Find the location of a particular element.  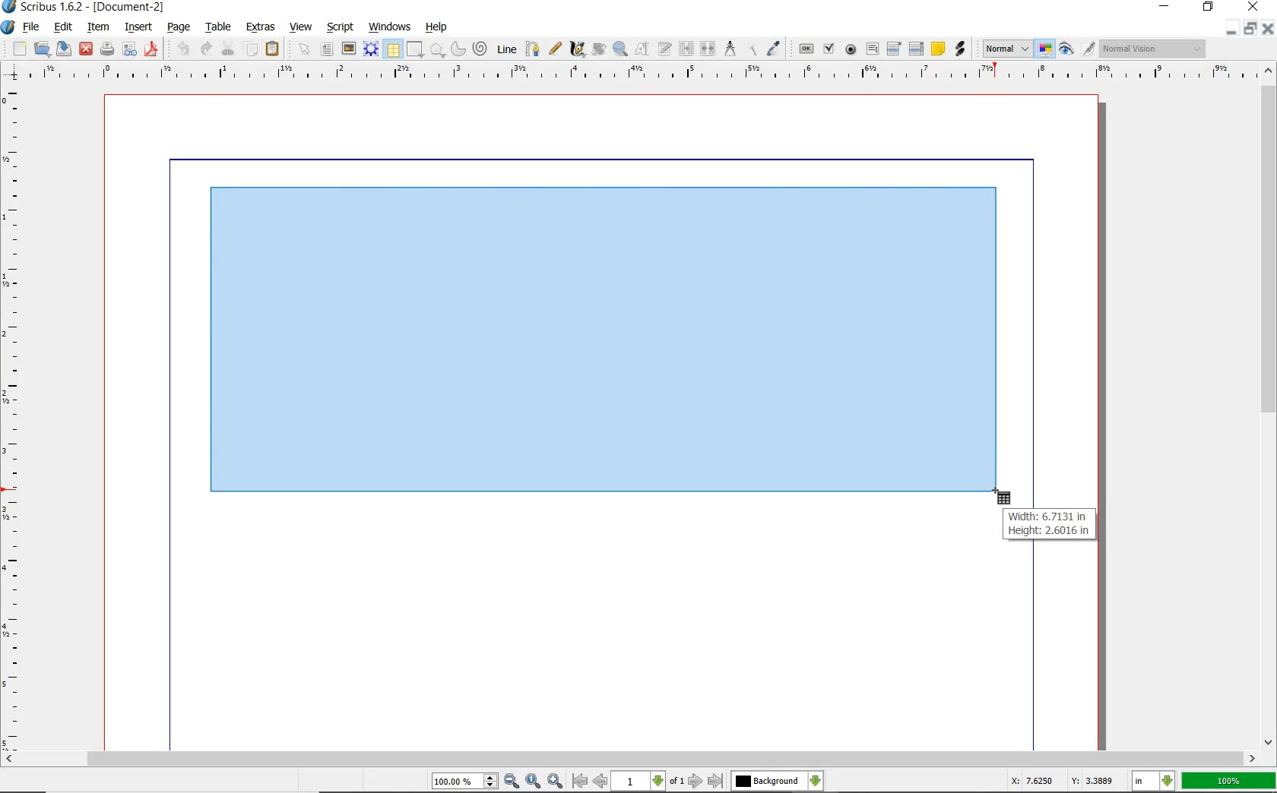

text frame is located at coordinates (328, 49).